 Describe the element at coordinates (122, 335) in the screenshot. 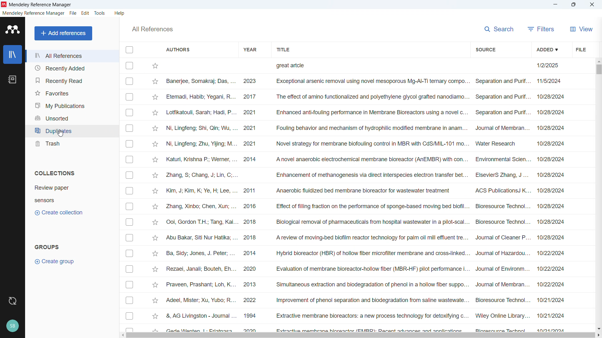

I see `Scroll right ` at that location.